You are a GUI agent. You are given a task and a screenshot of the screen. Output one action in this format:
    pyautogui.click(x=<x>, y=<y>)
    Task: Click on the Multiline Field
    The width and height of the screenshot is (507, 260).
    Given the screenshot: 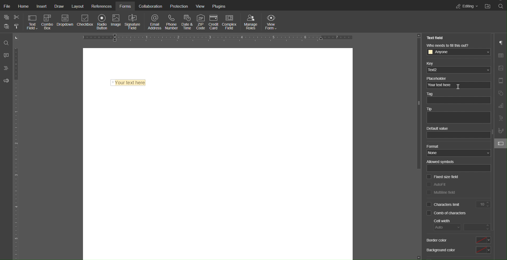 What is the action you would take?
    pyautogui.click(x=441, y=192)
    